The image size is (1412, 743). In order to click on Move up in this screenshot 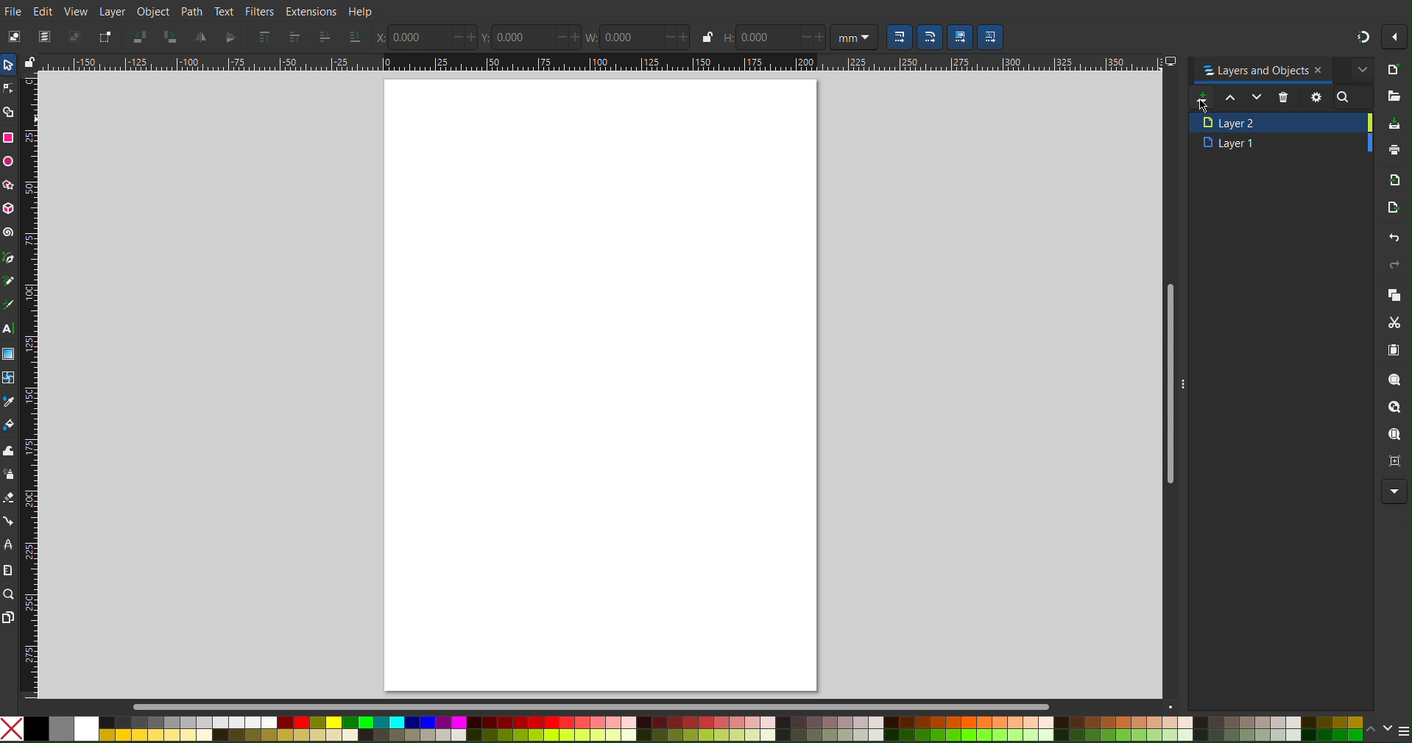, I will do `click(1232, 99)`.